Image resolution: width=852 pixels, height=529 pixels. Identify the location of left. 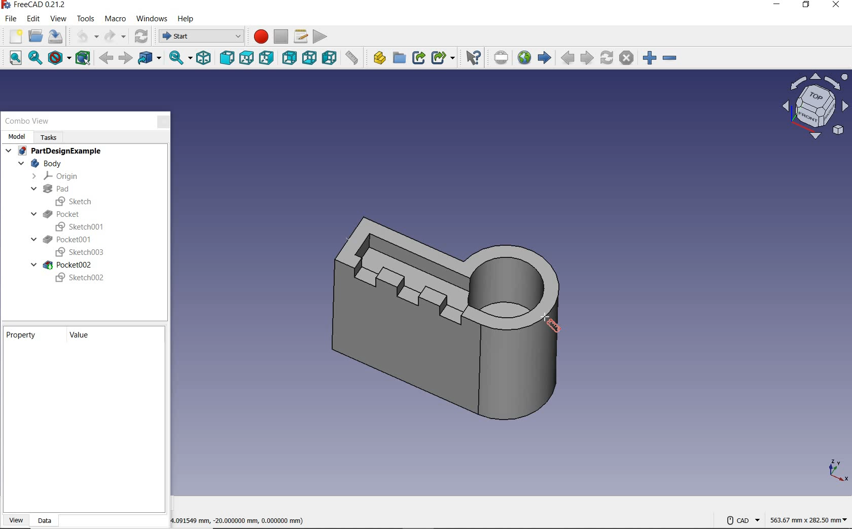
(329, 58).